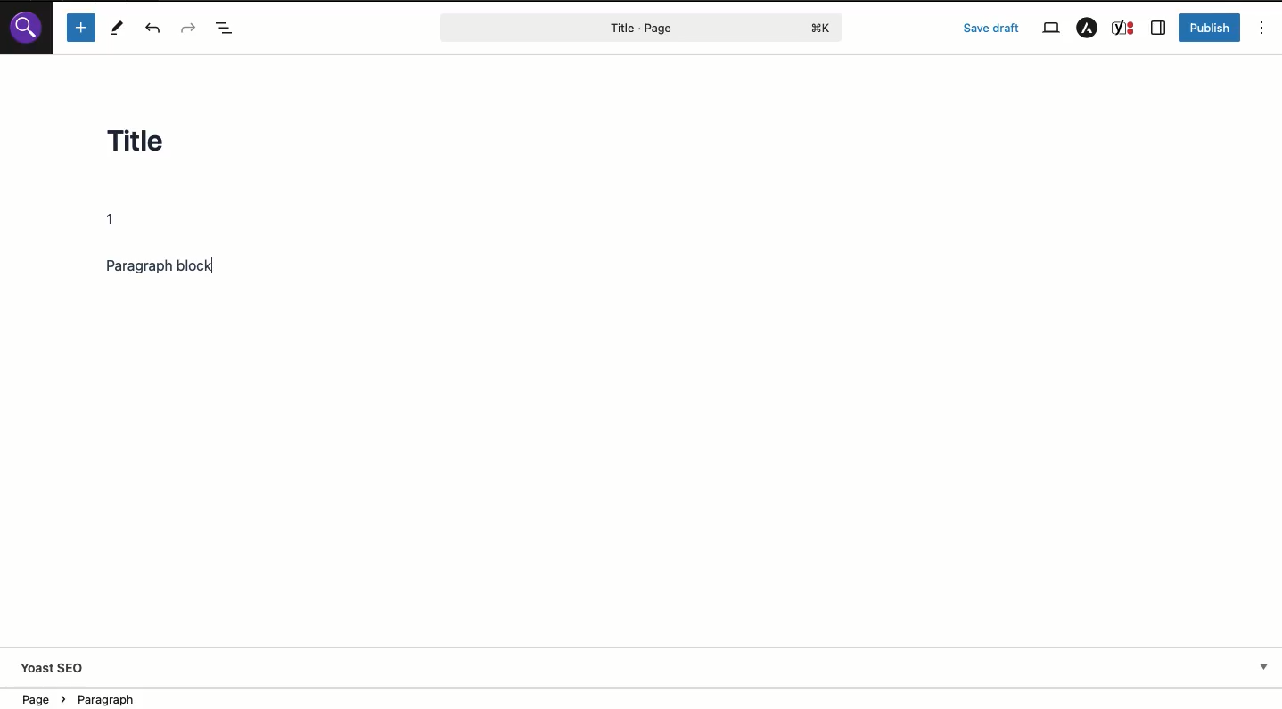 The image size is (1282, 709). I want to click on Publish, so click(1212, 28).